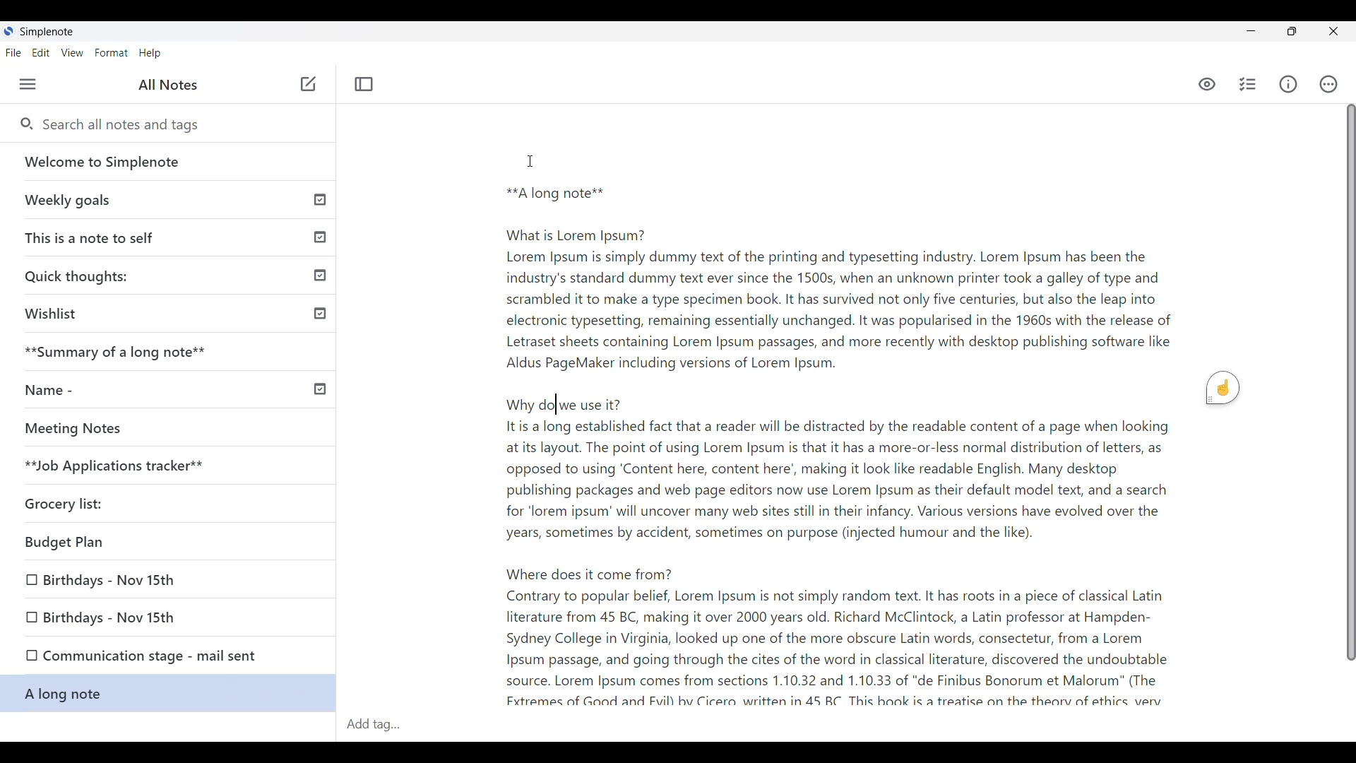  Describe the element at coordinates (171, 353) in the screenshot. I see `Summary of a long note` at that location.